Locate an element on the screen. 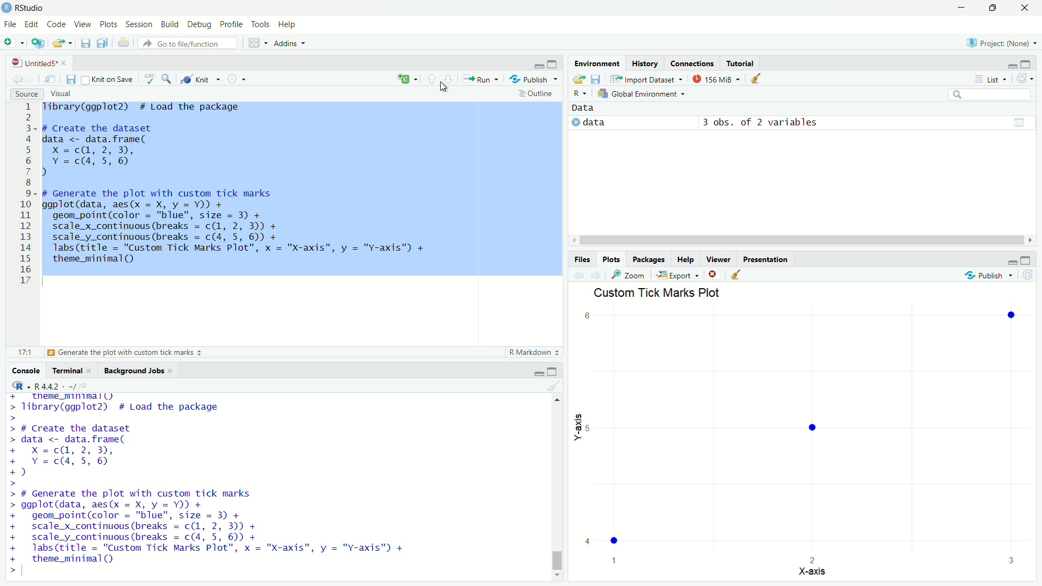 Image resolution: width=1042 pixels, height=586 pixels. export is located at coordinates (679, 276).